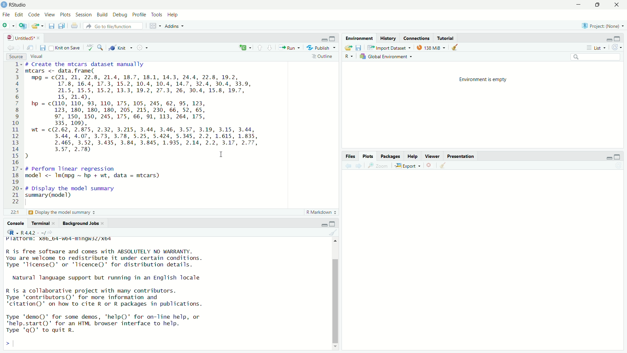  What do you see at coordinates (320, 212) in the screenshot?
I see `R Markdown` at bounding box center [320, 212].